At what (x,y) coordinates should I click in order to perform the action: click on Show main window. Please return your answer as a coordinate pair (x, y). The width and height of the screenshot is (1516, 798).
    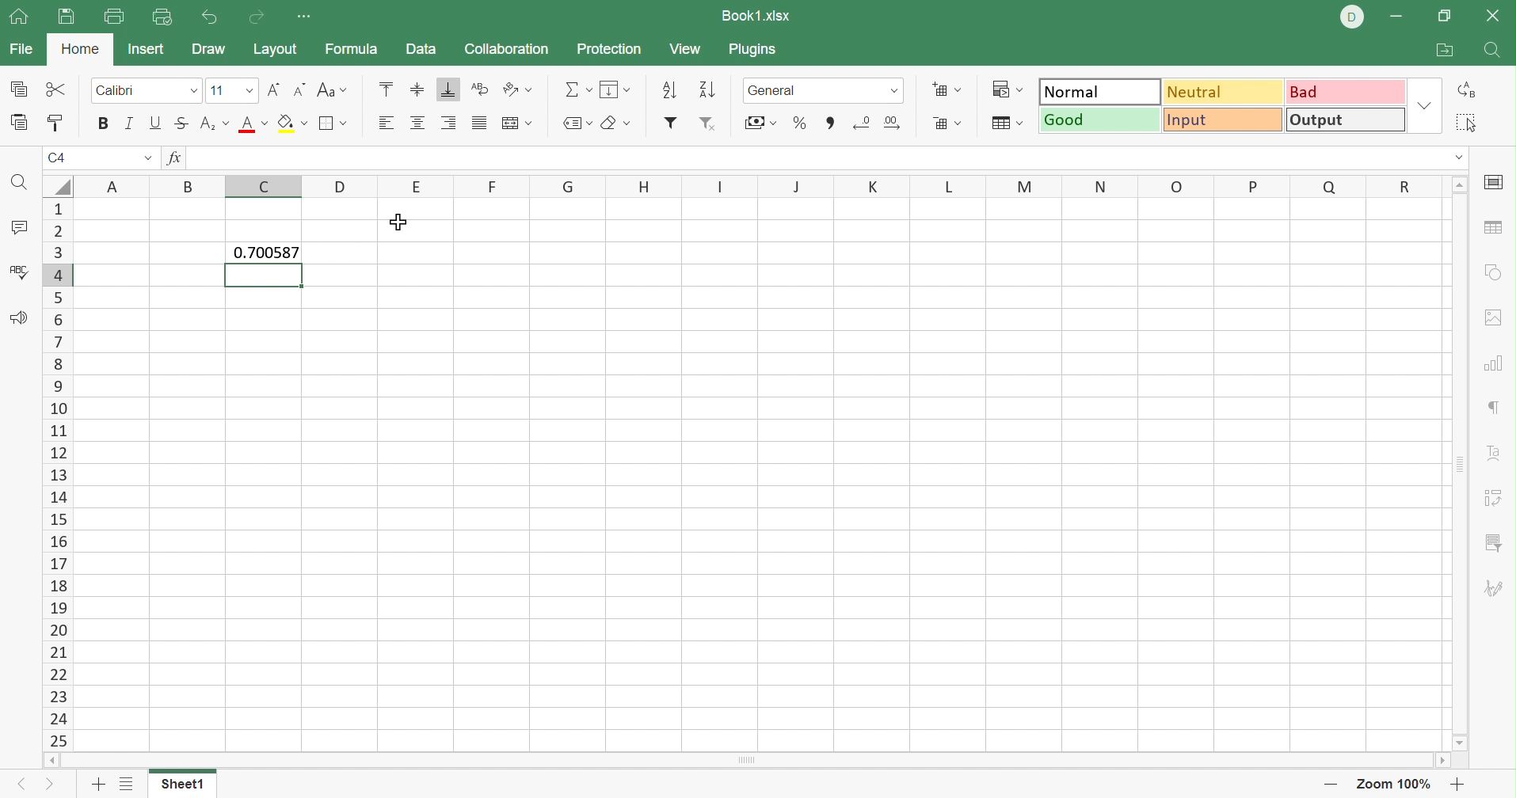
    Looking at the image, I should click on (18, 15).